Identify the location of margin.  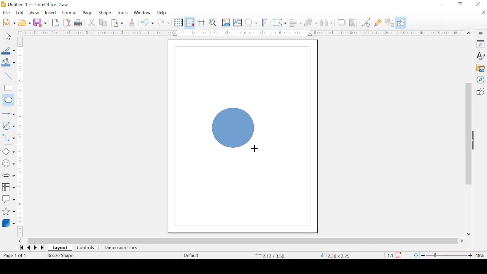
(244, 32).